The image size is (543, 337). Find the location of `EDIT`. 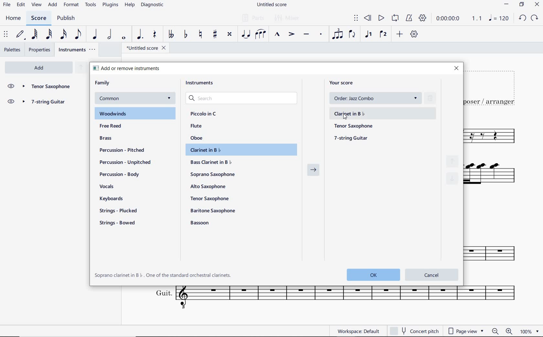

EDIT is located at coordinates (21, 5).